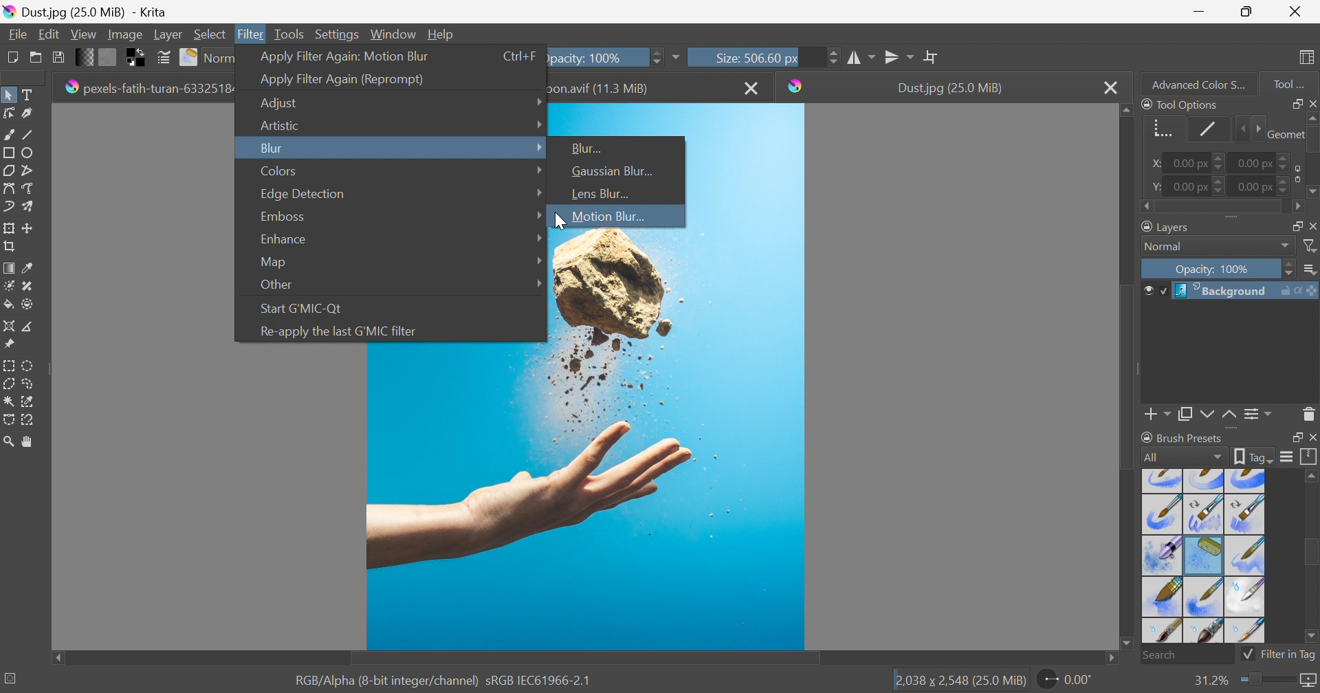 This screenshot has height=693, width=1320. What do you see at coordinates (57, 56) in the screenshot?
I see `Save` at bounding box center [57, 56].